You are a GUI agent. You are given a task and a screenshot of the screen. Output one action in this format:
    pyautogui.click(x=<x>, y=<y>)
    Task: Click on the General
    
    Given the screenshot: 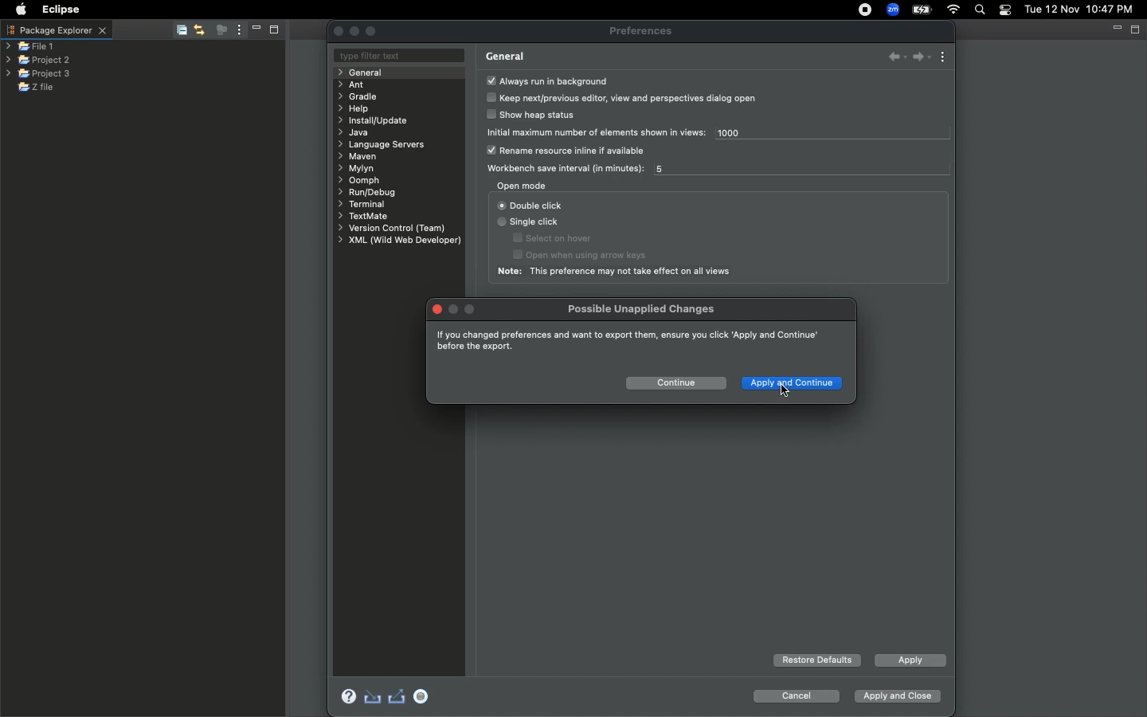 What is the action you would take?
    pyautogui.click(x=505, y=57)
    